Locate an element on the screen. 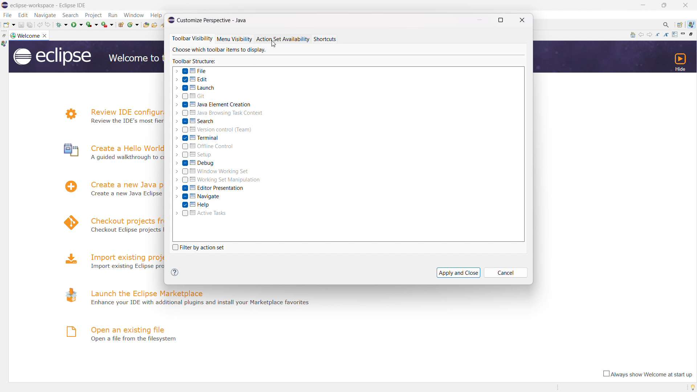 The image size is (697, 392). setup is located at coordinates (193, 154).